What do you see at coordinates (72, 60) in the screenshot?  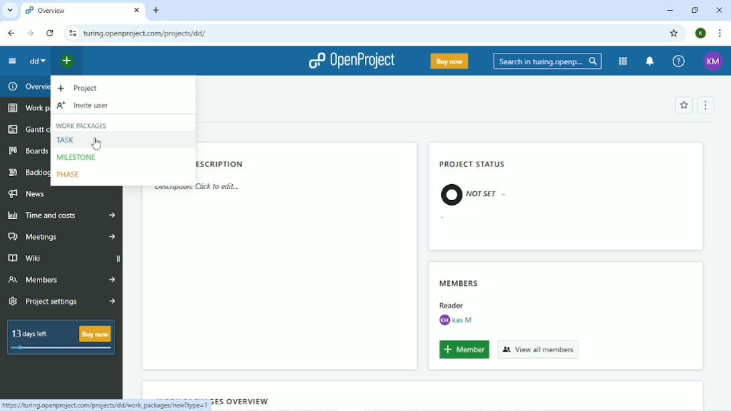 I see `Open quick add menu` at bounding box center [72, 60].